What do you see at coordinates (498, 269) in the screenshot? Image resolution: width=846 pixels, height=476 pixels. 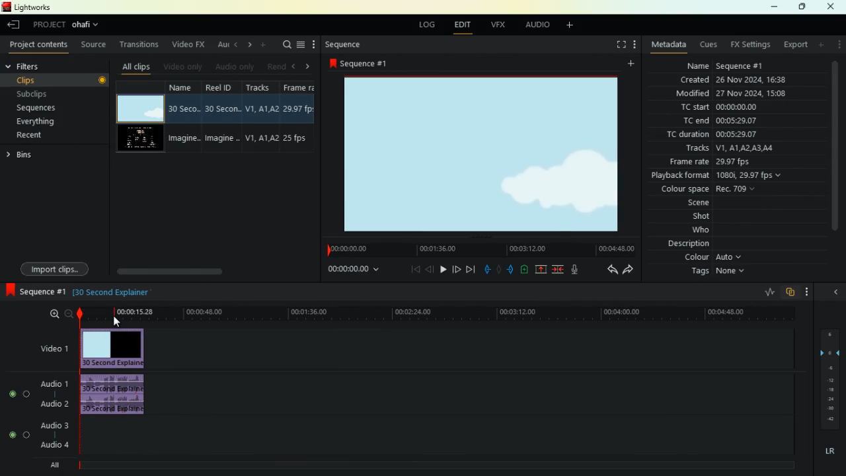 I see `hold` at bounding box center [498, 269].